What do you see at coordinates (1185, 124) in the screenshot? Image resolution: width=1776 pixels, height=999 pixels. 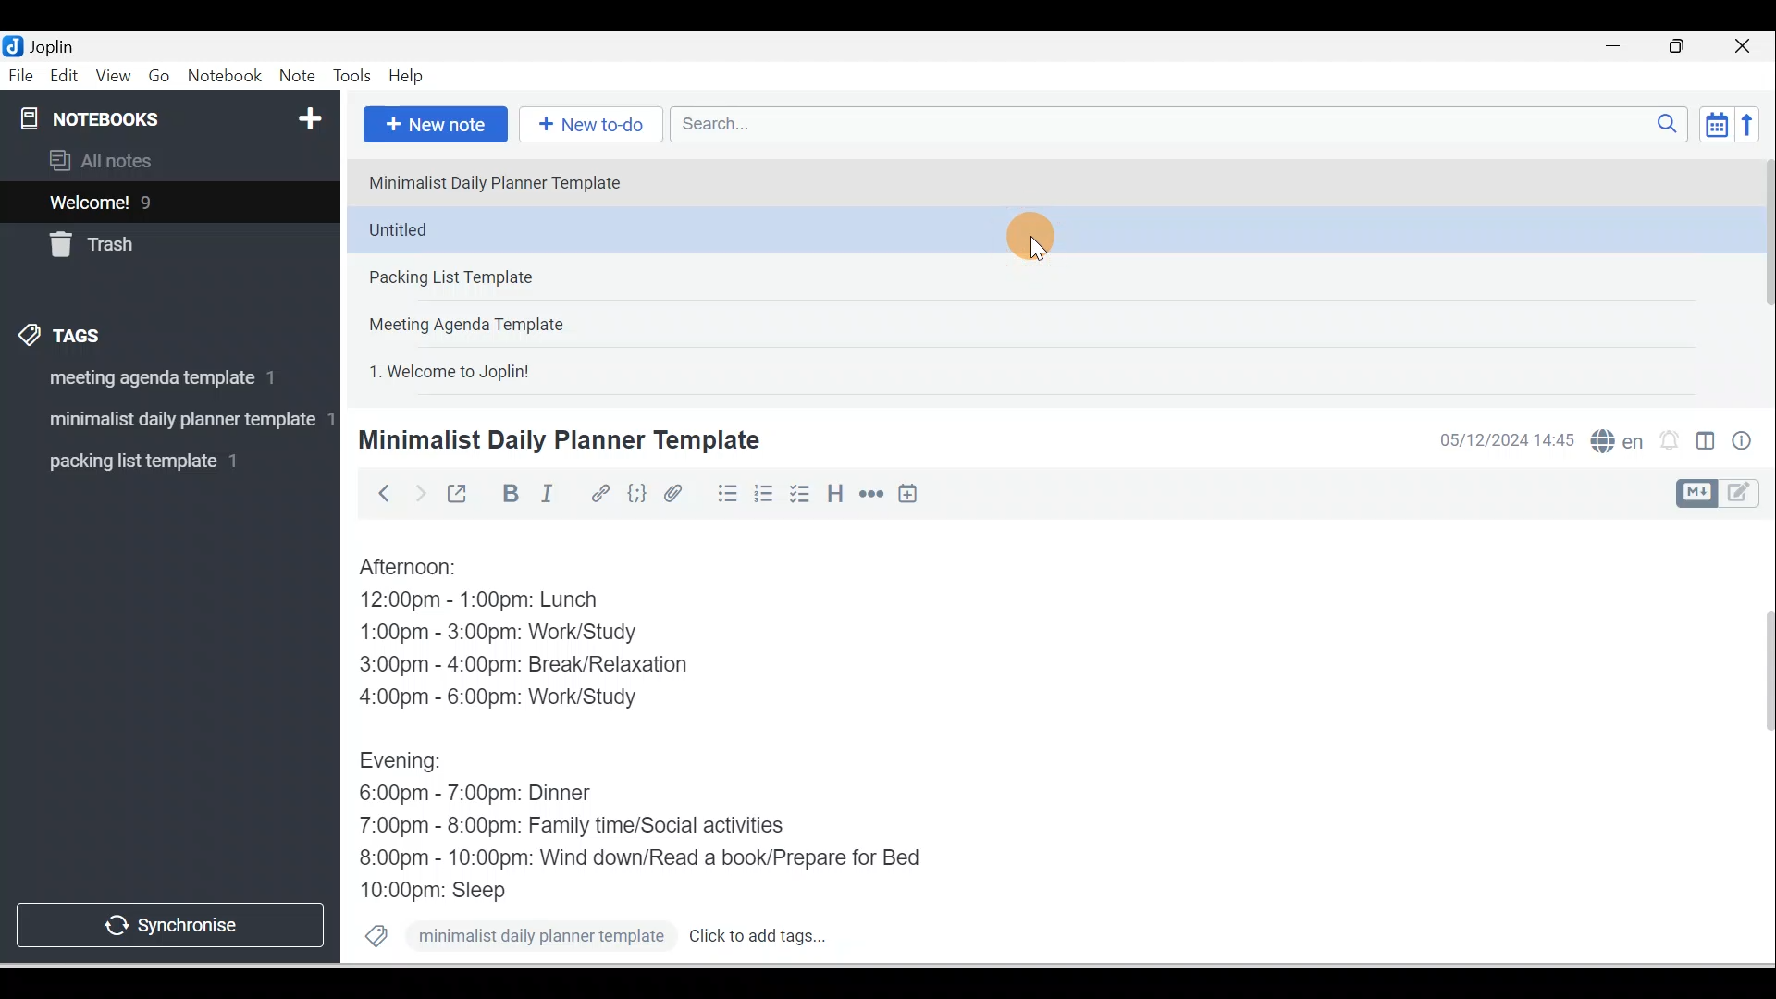 I see `Search bar` at bounding box center [1185, 124].